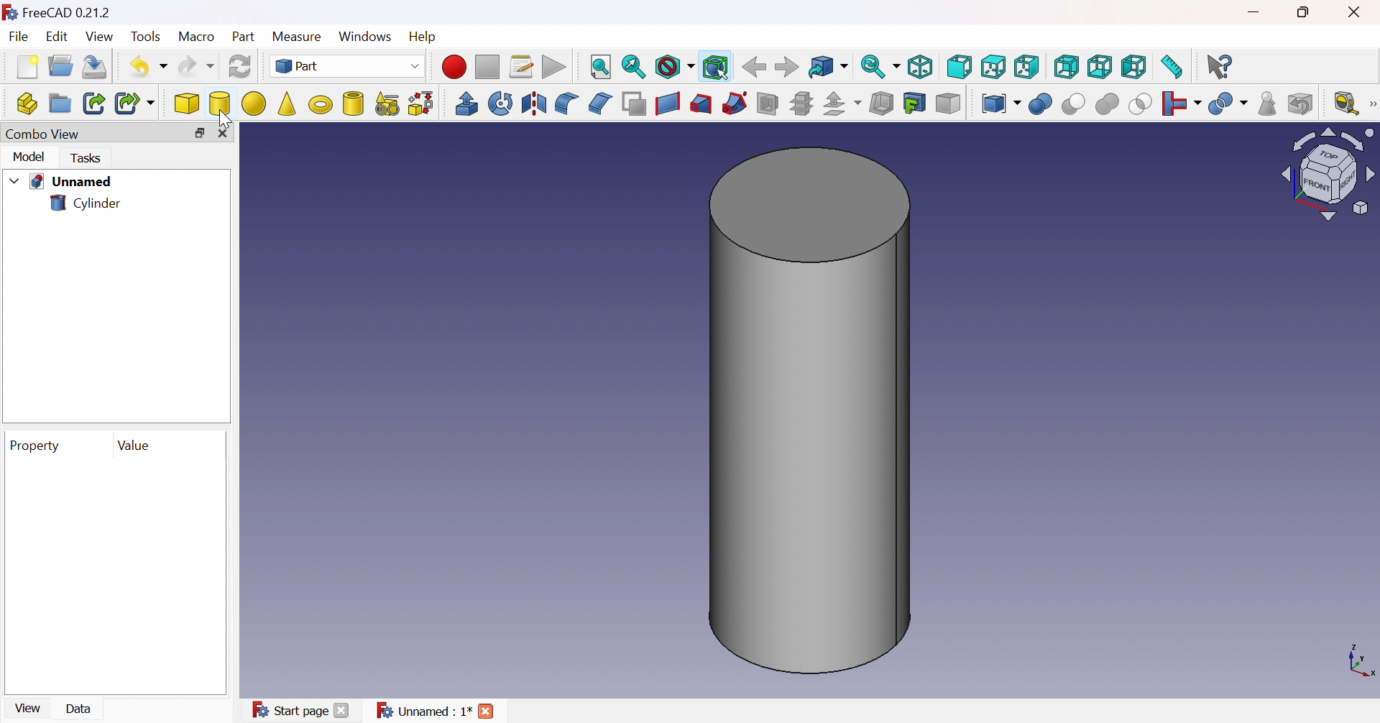  I want to click on Sweep, so click(733, 104).